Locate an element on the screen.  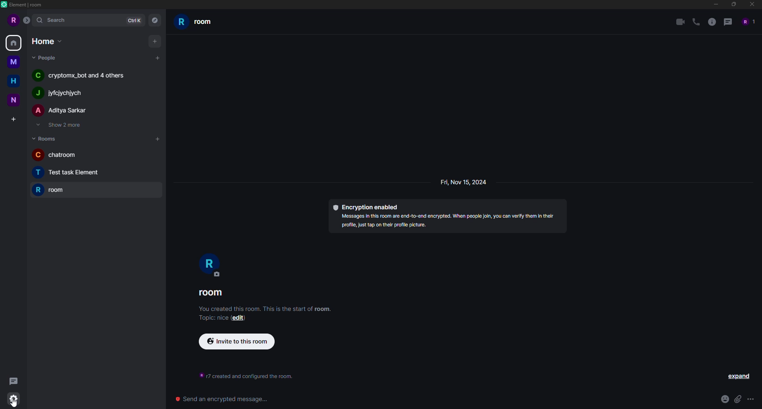
maximize is located at coordinates (733, 5).